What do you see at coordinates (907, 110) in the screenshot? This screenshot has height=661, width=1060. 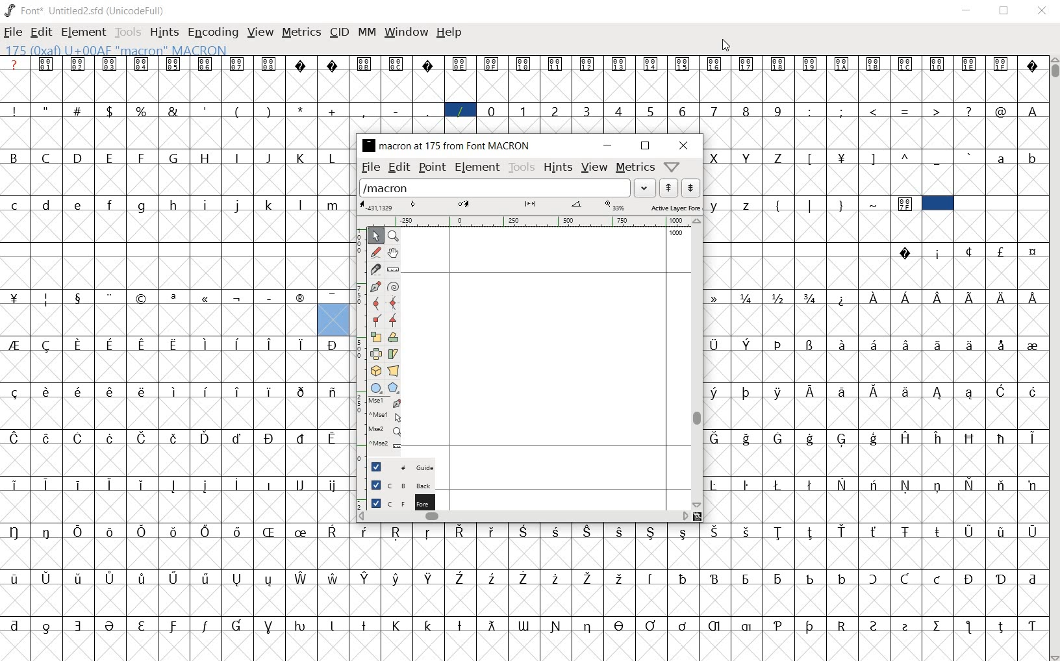 I see `=` at bounding box center [907, 110].